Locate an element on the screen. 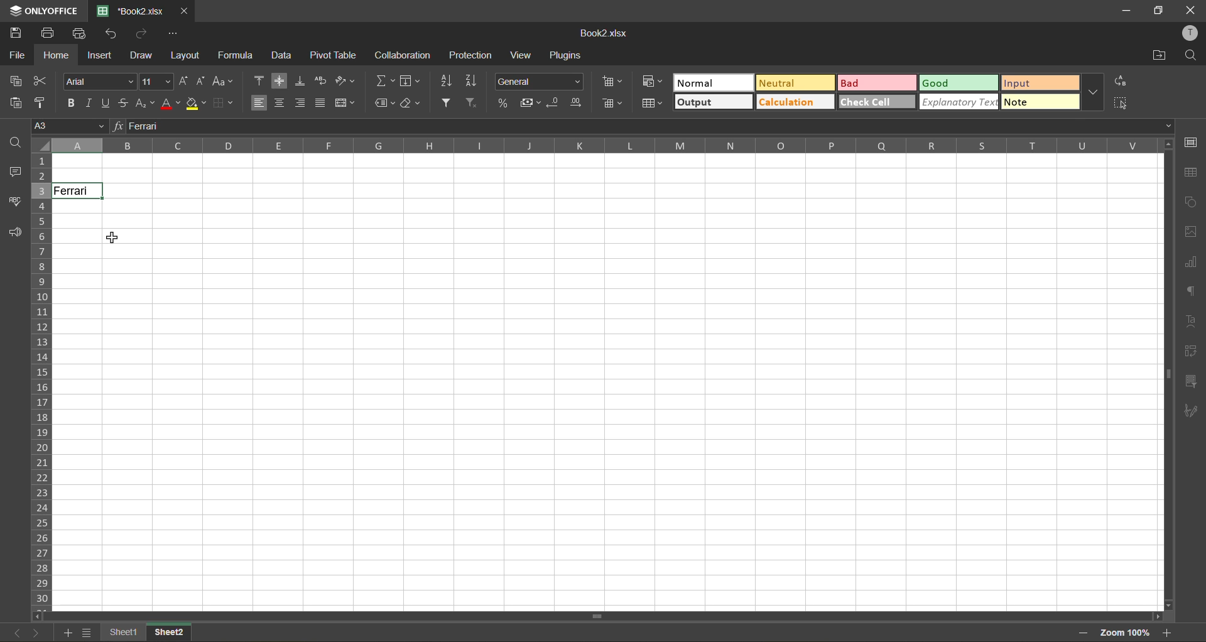 Image resolution: width=1206 pixels, height=642 pixels. feedback is located at coordinates (14, 233).